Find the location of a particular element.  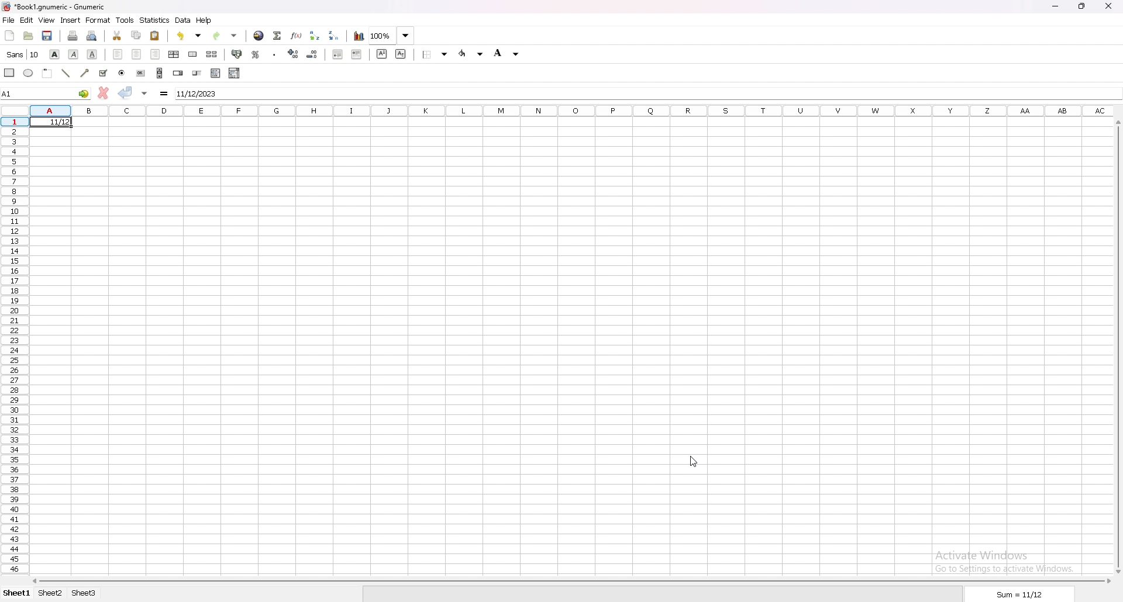

insert is located at coordinates (71, 20).